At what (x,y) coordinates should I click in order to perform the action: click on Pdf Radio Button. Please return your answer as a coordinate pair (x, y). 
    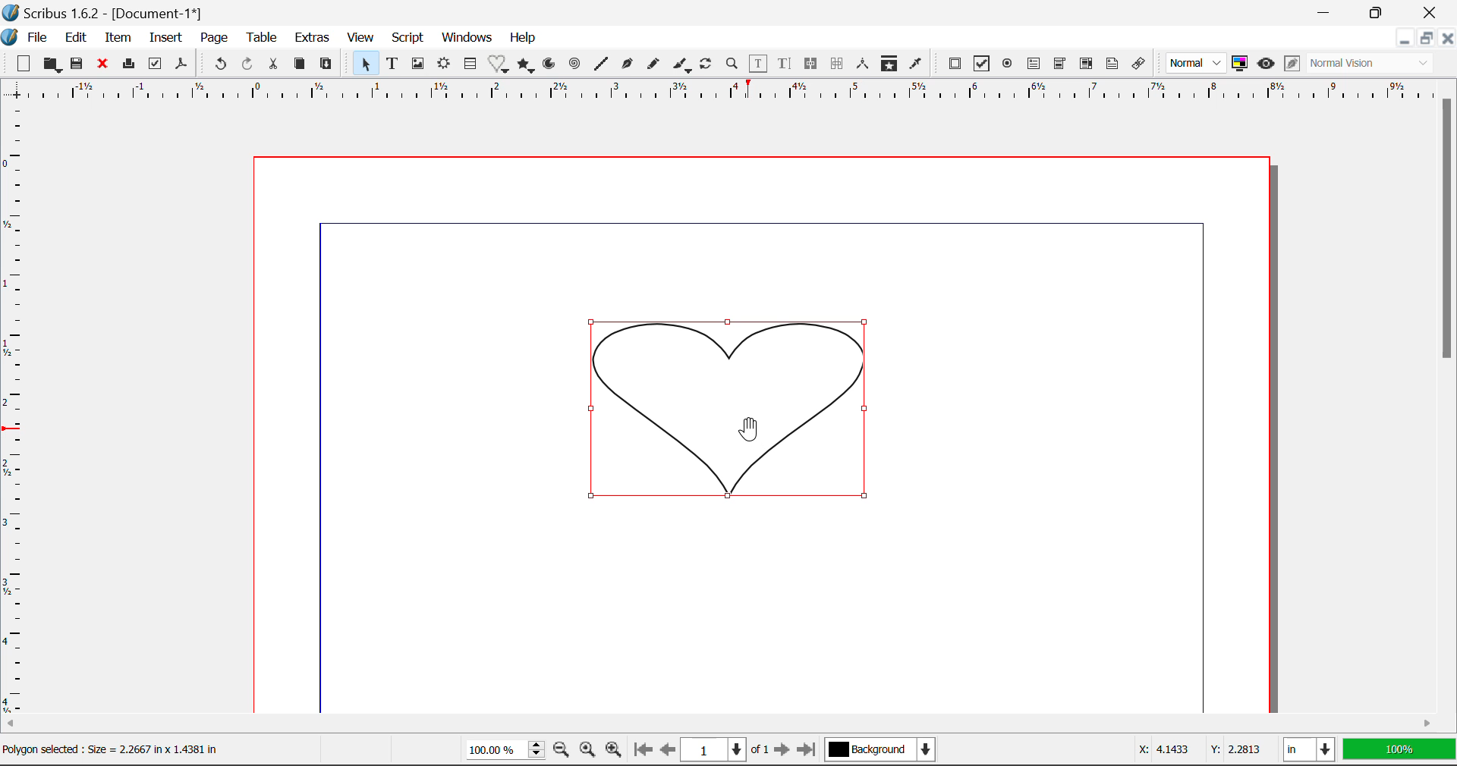
    Looking at the image, I should click on (1009, 66).